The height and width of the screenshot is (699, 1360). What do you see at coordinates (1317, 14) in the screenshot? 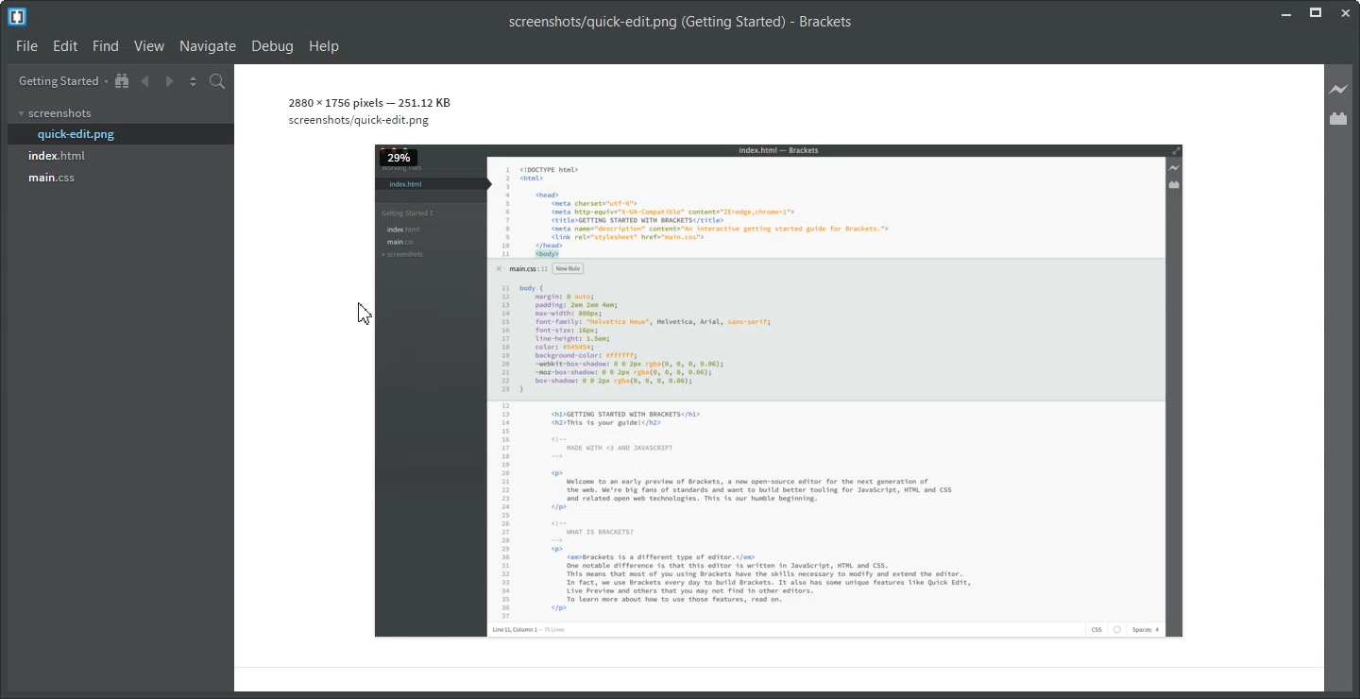
I see `Maximize` at bounding box center [1317, 14].